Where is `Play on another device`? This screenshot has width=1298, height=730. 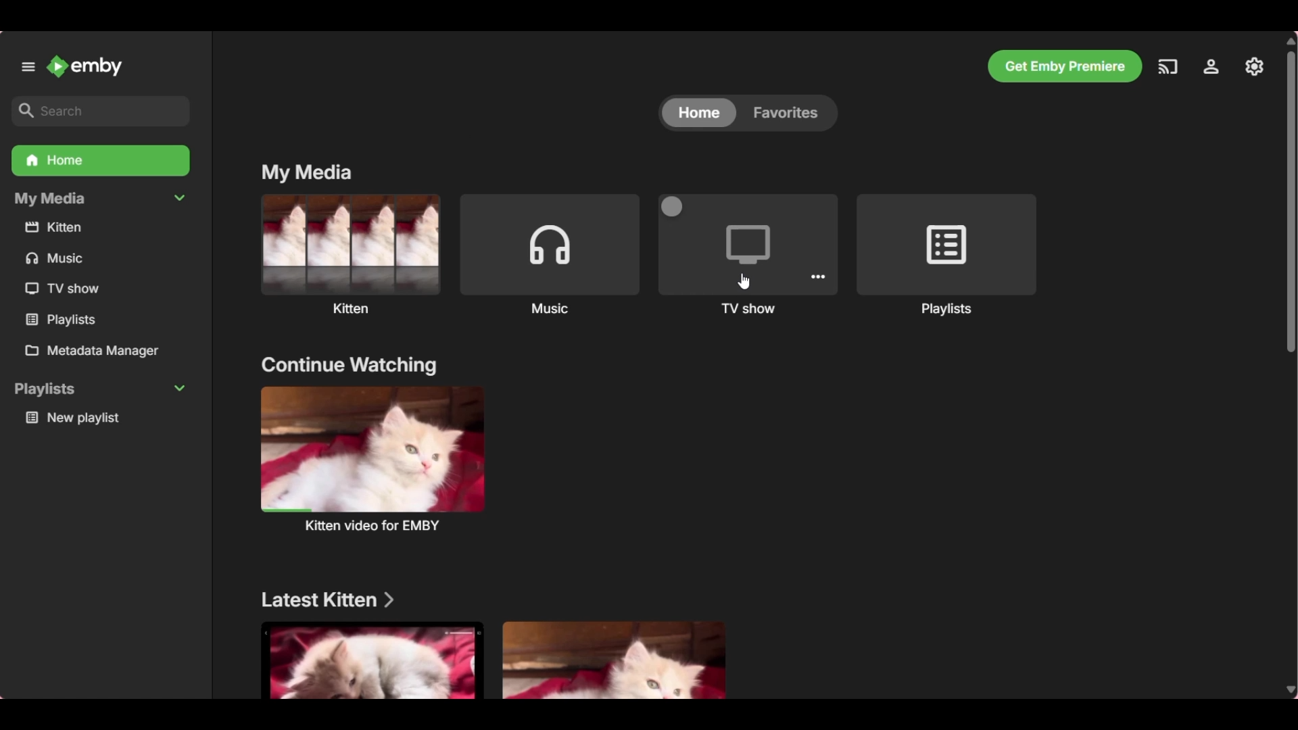
Play on another device is located at coordinates (1168, 67).